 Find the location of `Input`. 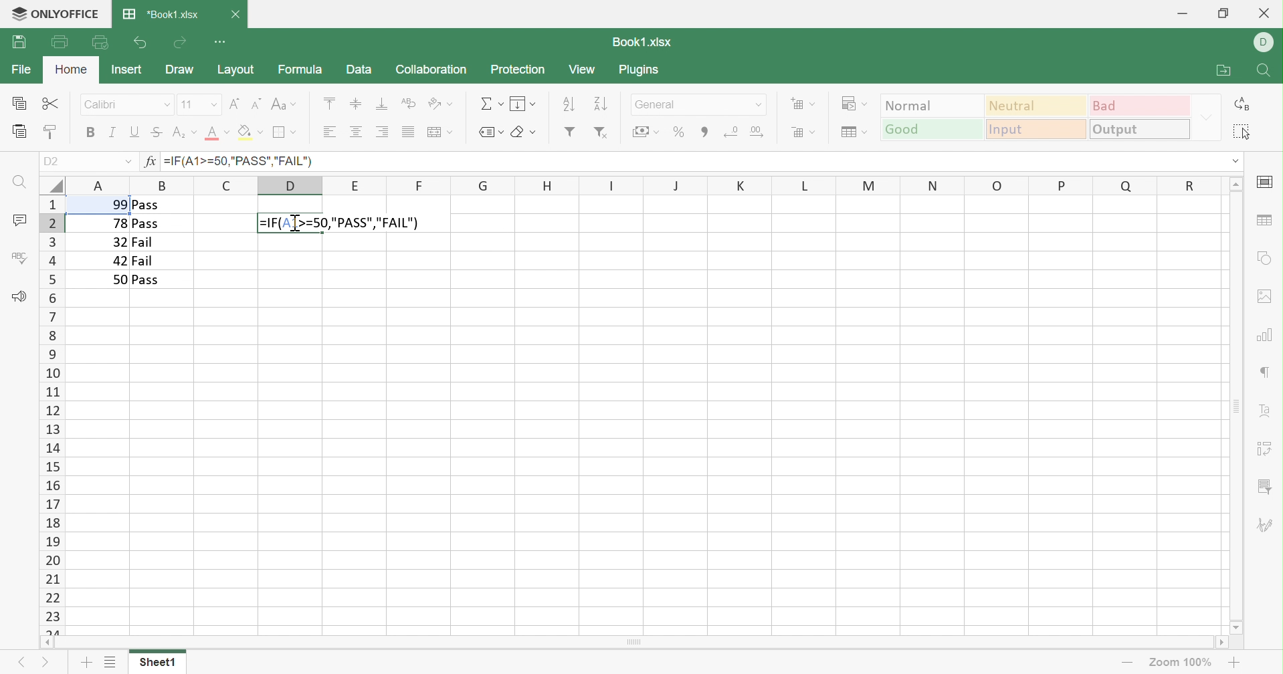

Input is located at coordinates (1039, 130).